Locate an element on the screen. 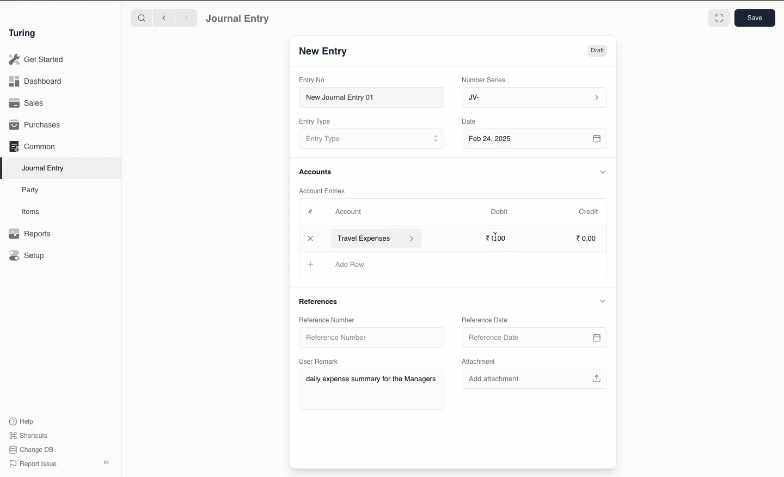 The image size is (784, 477). Entry No is located at coordinates (312, 80).